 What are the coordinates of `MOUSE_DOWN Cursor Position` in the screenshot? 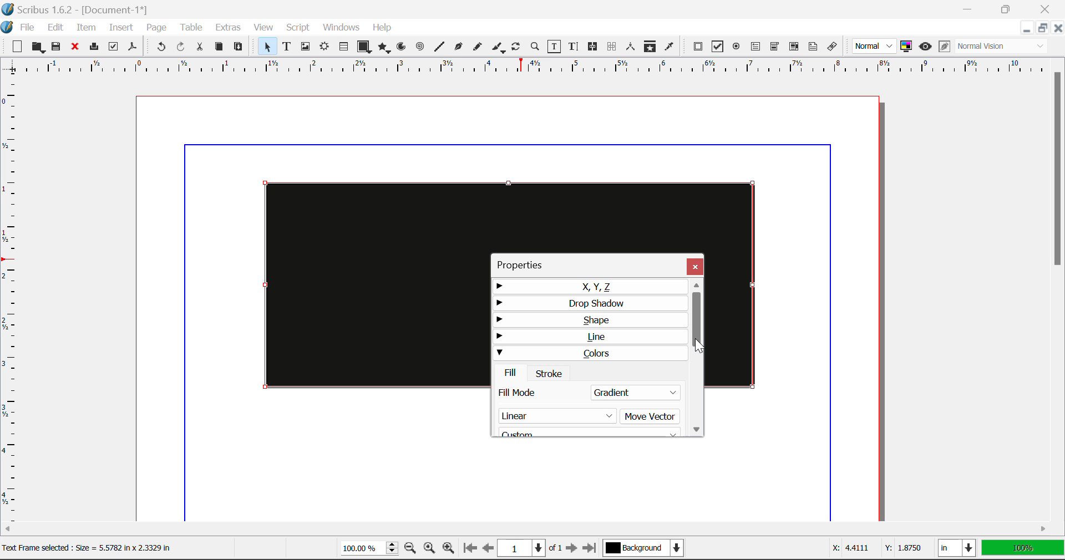 It's located at (698, 348).